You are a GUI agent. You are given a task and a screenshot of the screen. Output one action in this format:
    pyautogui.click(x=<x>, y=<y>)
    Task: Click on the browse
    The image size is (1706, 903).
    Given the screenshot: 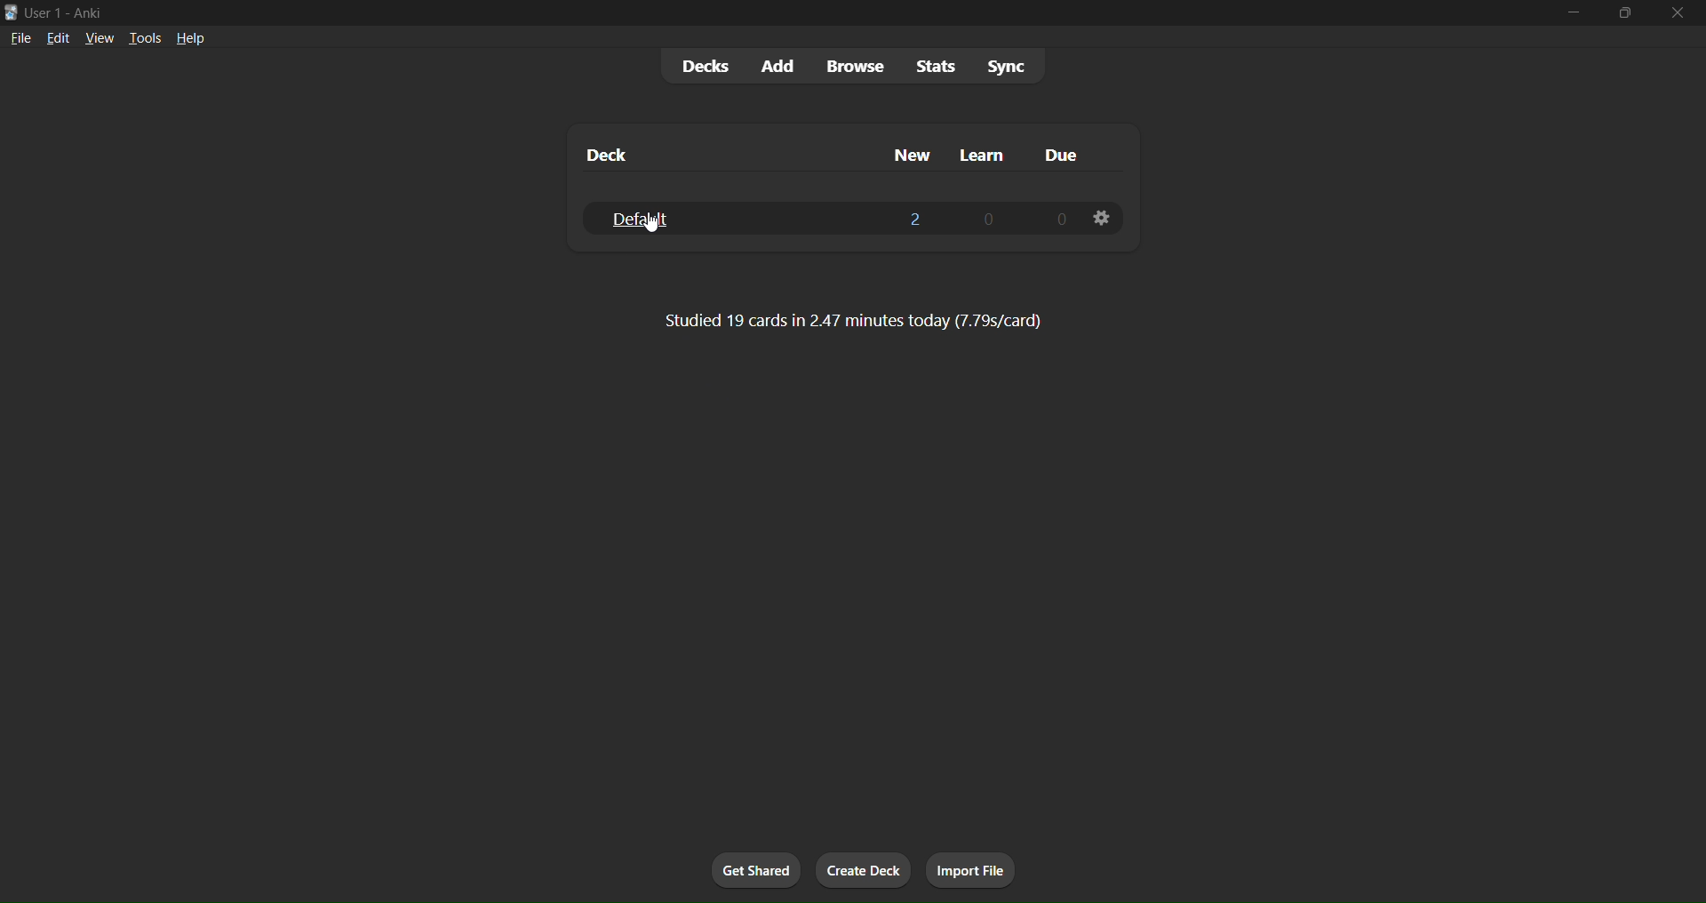 What is the action you would take?
    pyautogui.click(x=857, y=68)
    